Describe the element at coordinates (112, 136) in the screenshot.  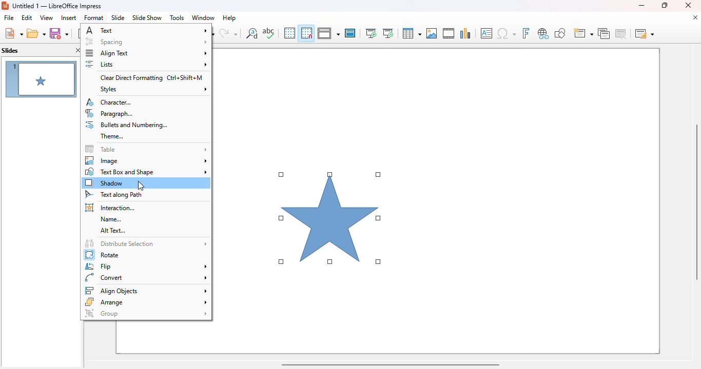
I see `theme` at that location.